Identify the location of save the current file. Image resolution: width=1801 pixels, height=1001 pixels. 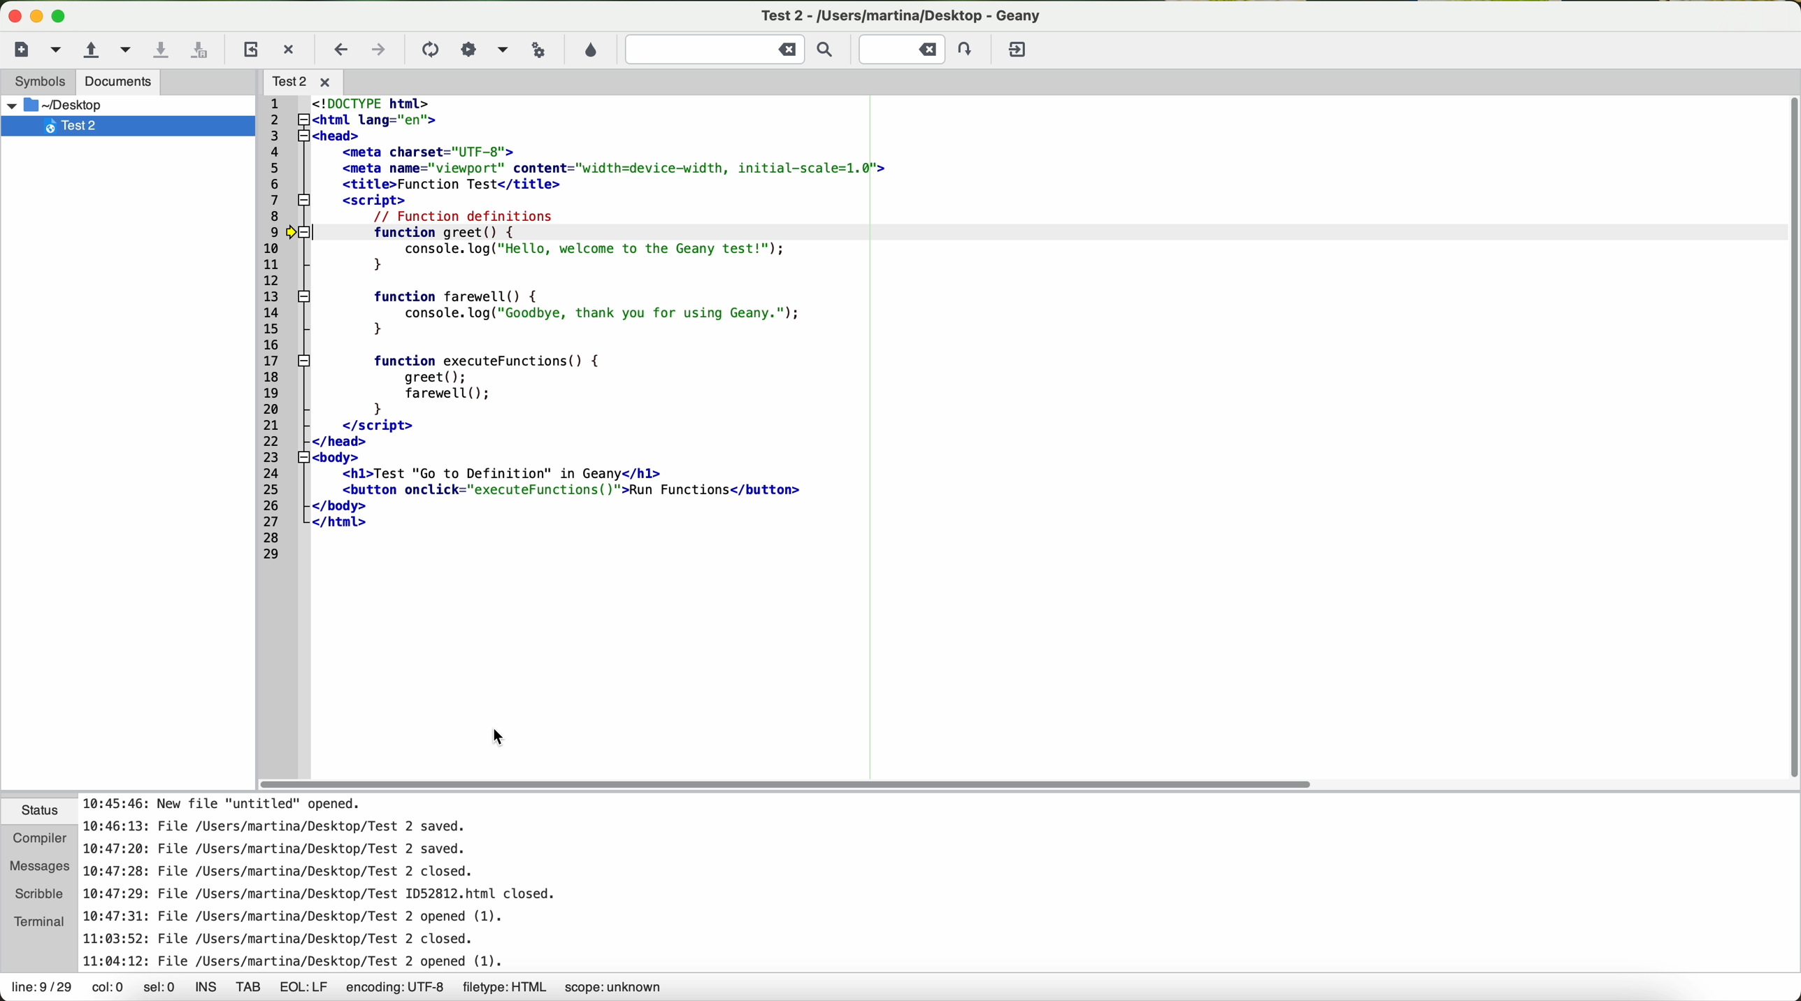
(163, 50).